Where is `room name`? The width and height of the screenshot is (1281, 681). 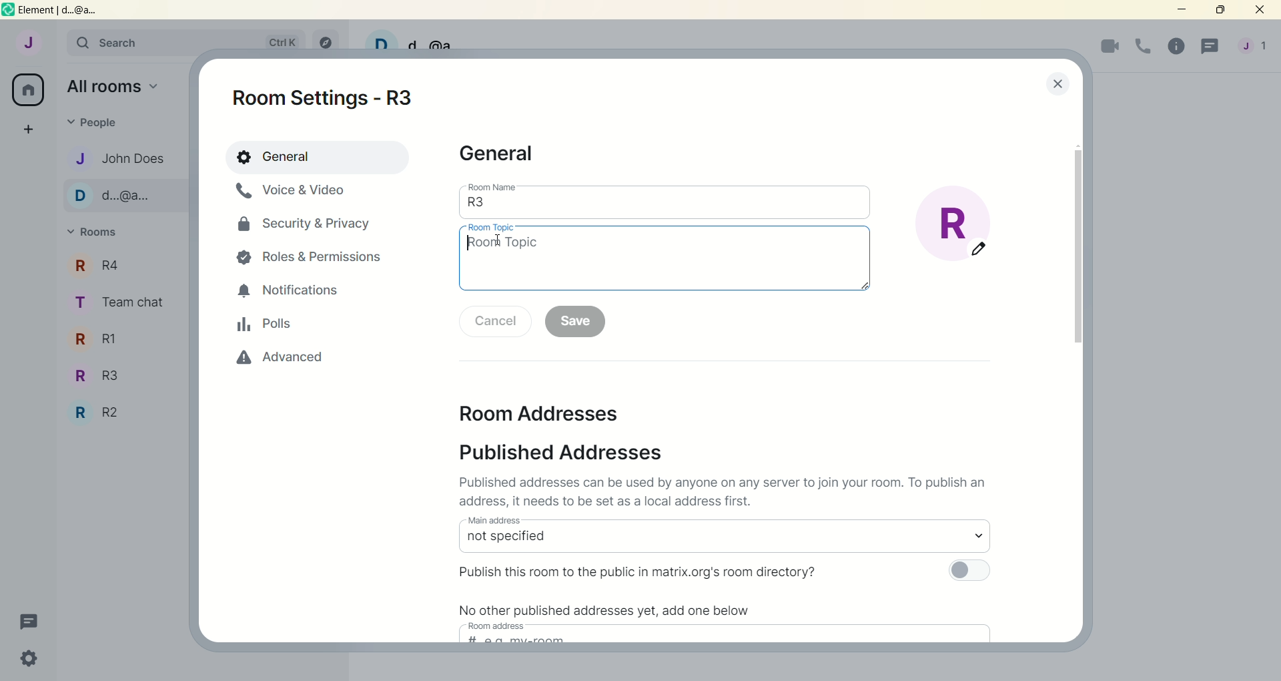
room name is located at coordinates (494, 187).